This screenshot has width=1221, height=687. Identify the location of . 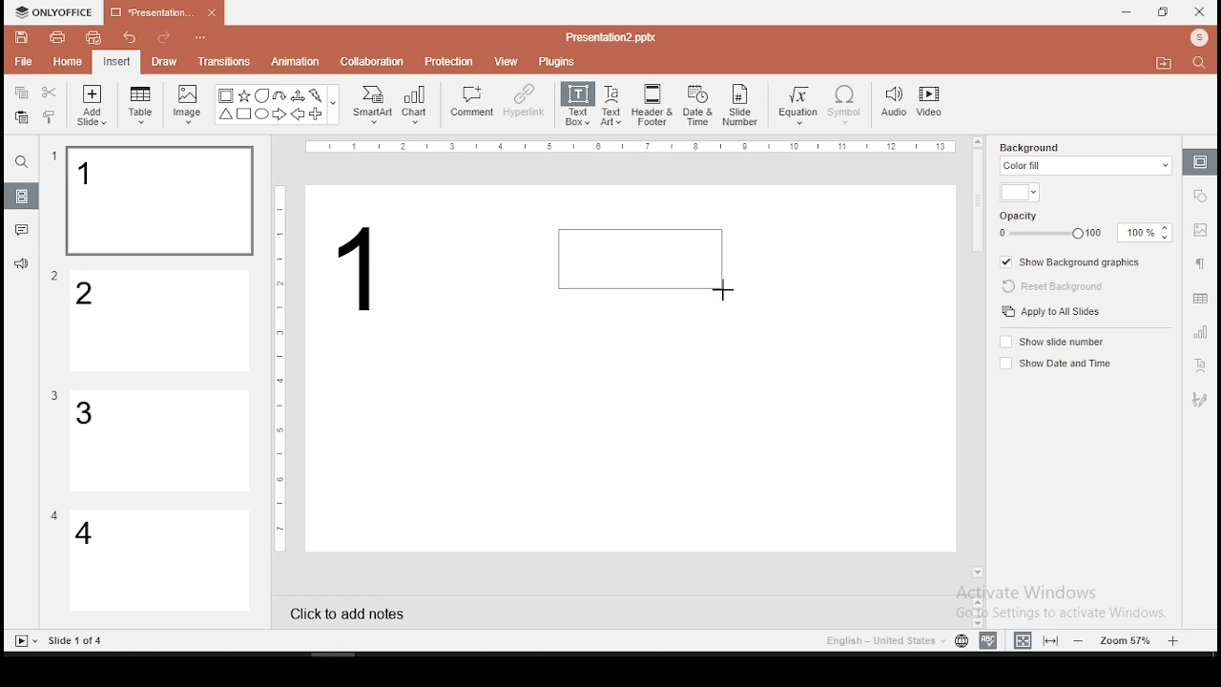
(54, 396).